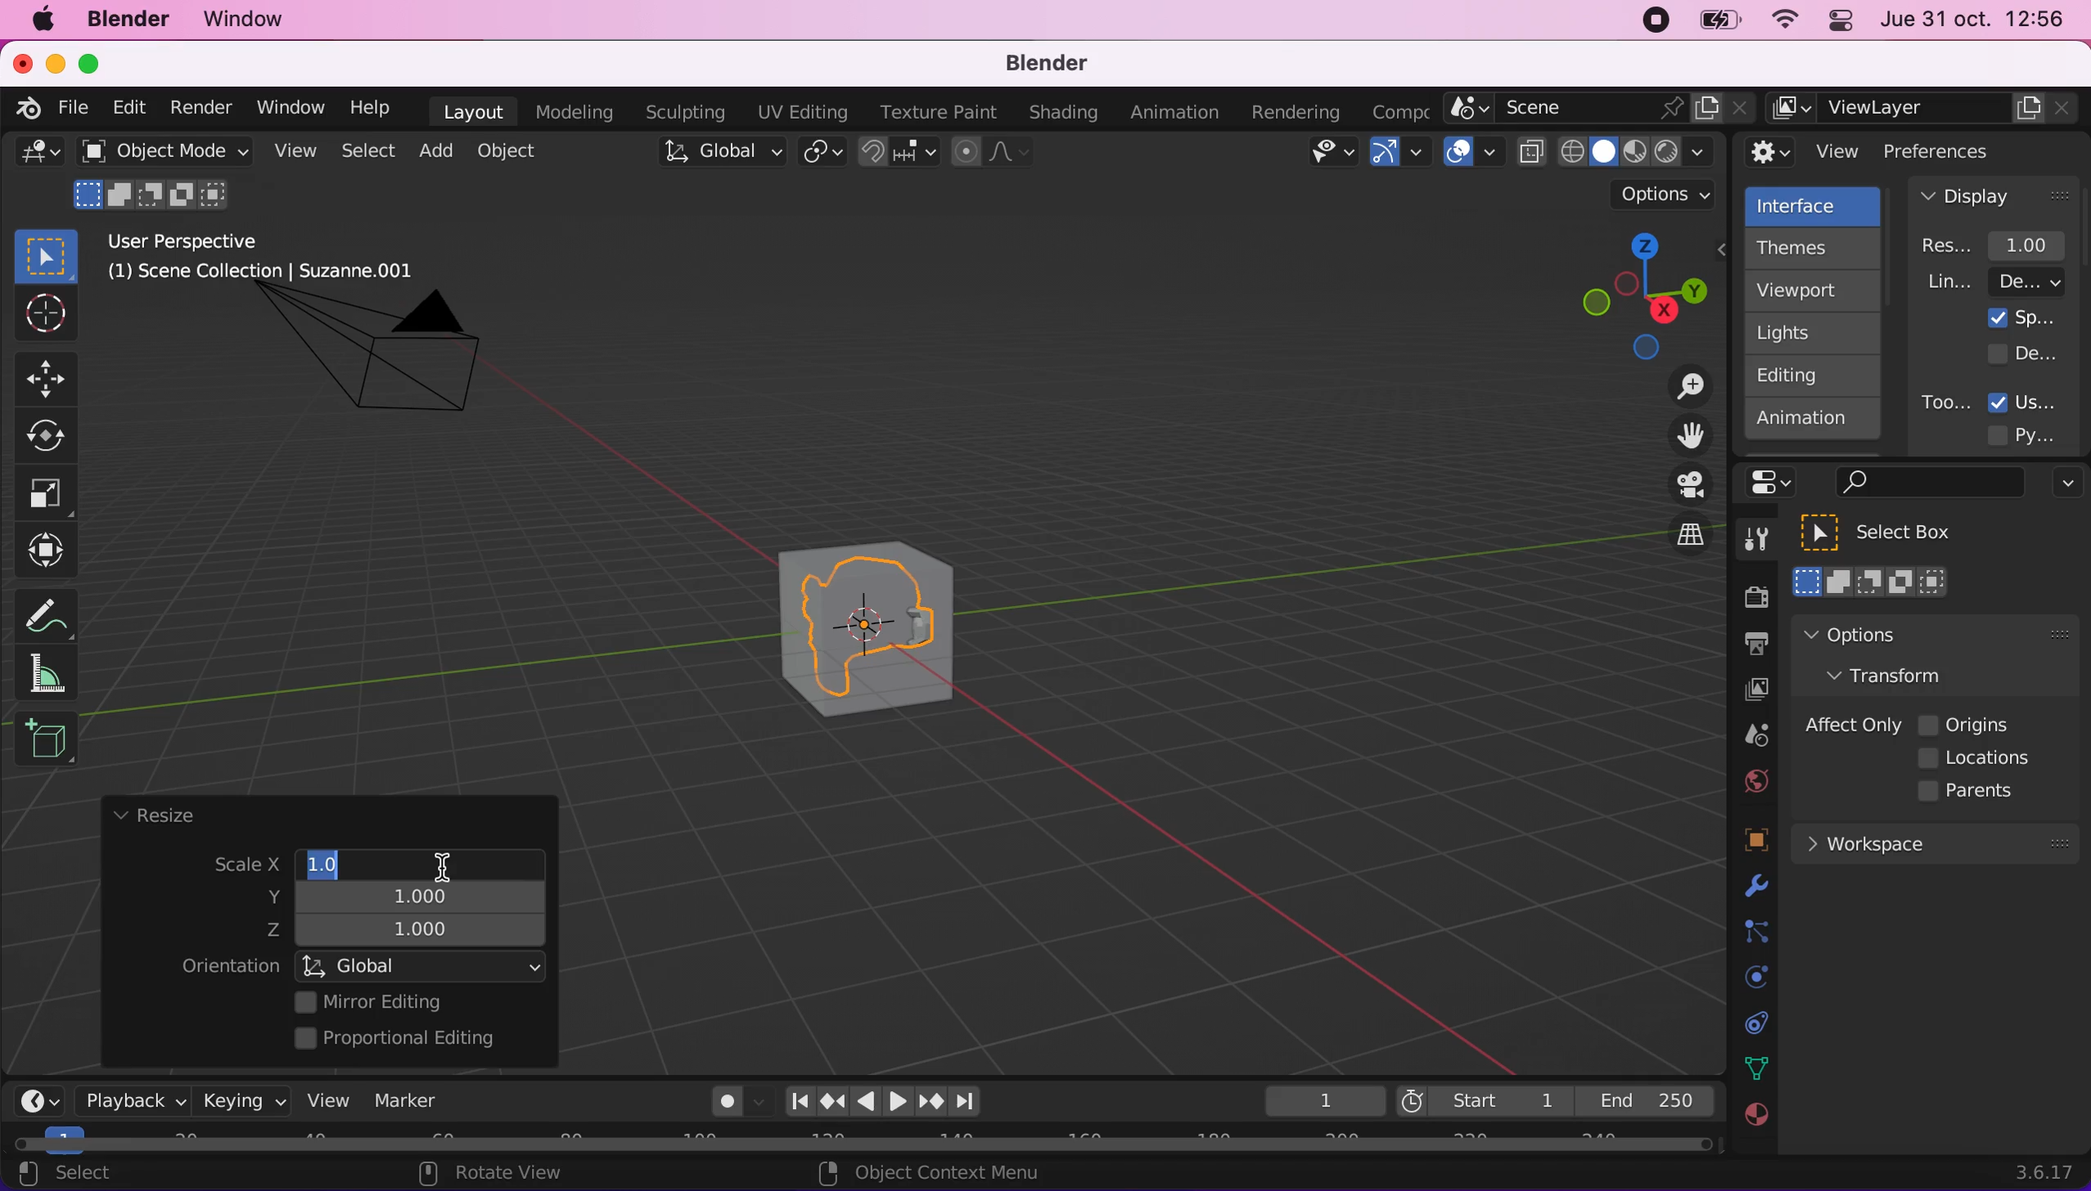 Image resolution: width=2091 pixels, height=1191 pixels. Describe the element at coordinates (1776, 483) in the screenshot. I see `panel control` at that location.